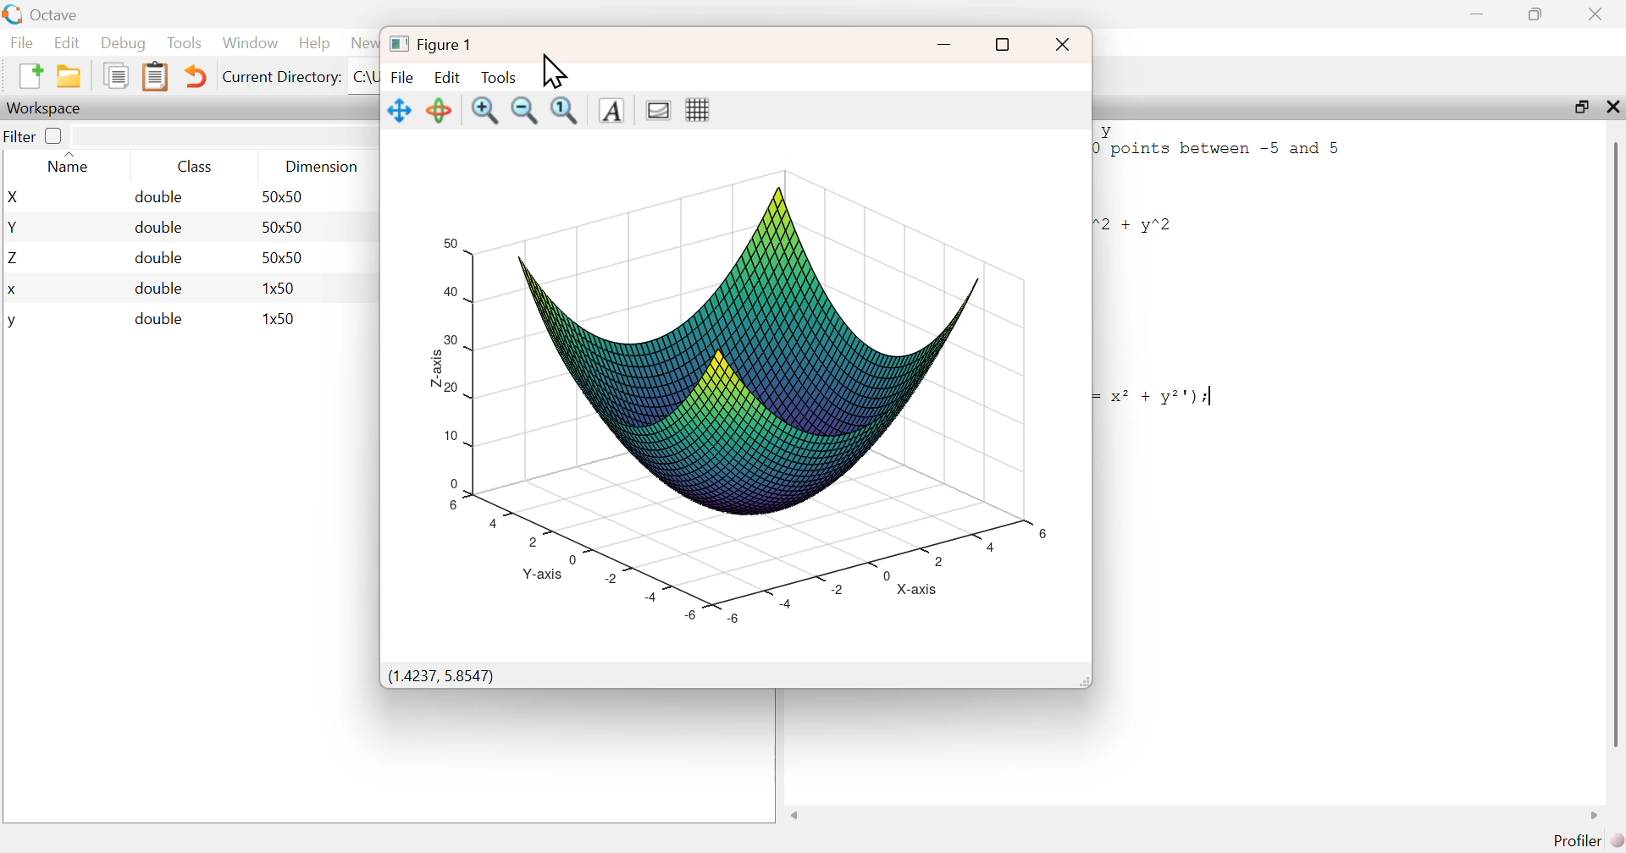 The width and height of the screenshot is (1626, 853). Describe the element at coordinates (283, 226) in the screenshot. I see `50x50` at that location.